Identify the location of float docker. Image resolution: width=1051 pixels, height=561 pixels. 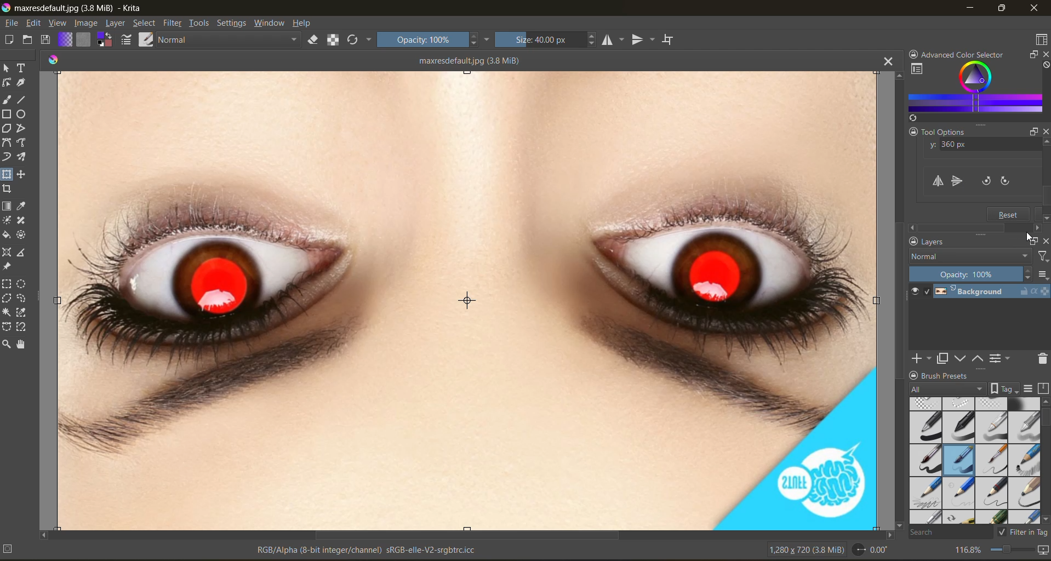
(1032, 134).